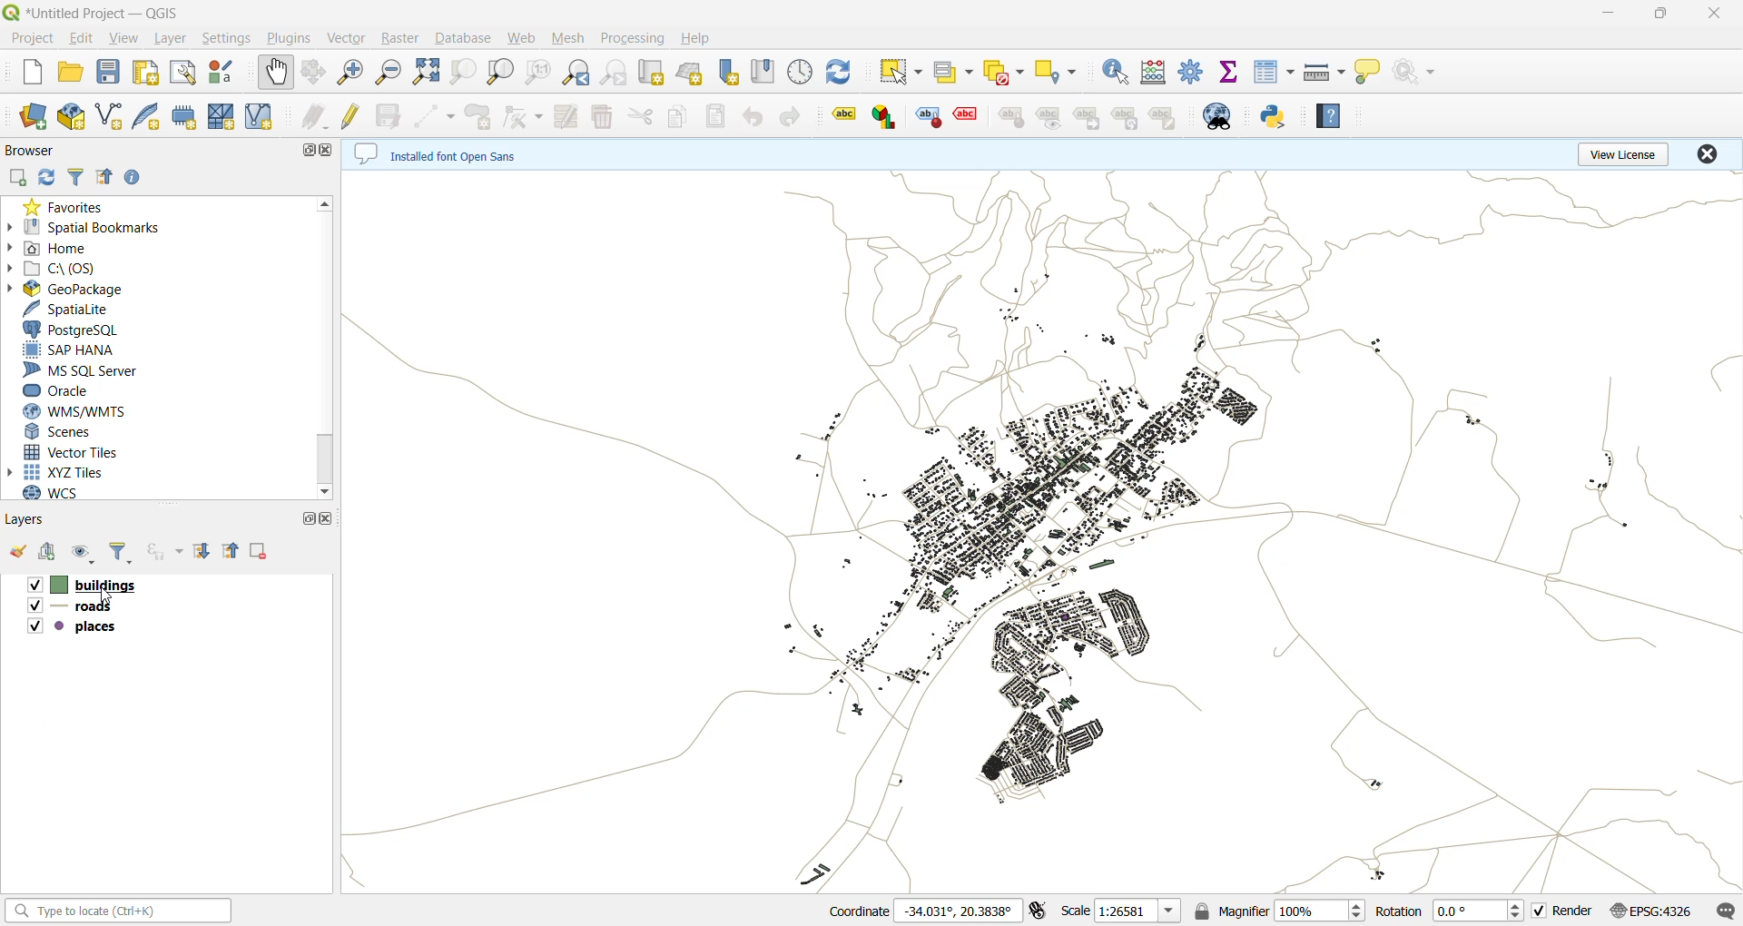  Describe the element at coordinates (1562, 911) in the screenshot. I see `render` at that location.